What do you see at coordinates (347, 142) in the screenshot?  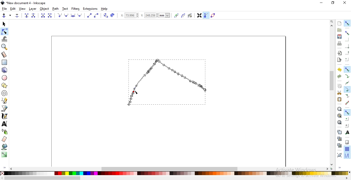 I see `` at bounding box center [347, 142].